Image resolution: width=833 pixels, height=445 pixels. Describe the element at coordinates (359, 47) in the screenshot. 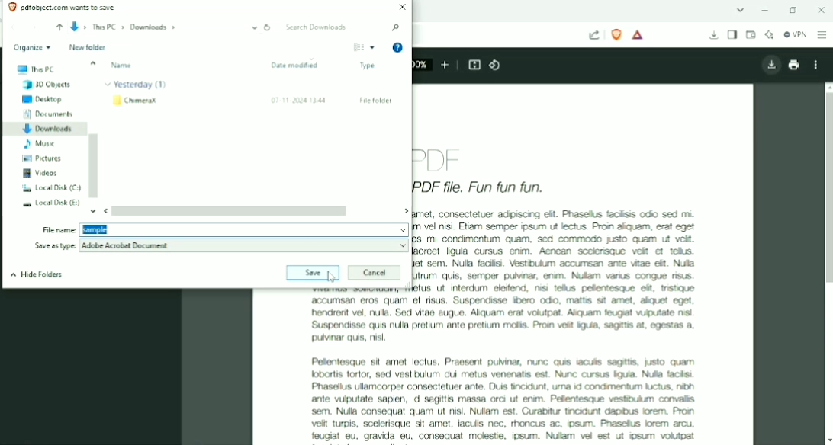

I see `Change your view` at that location.